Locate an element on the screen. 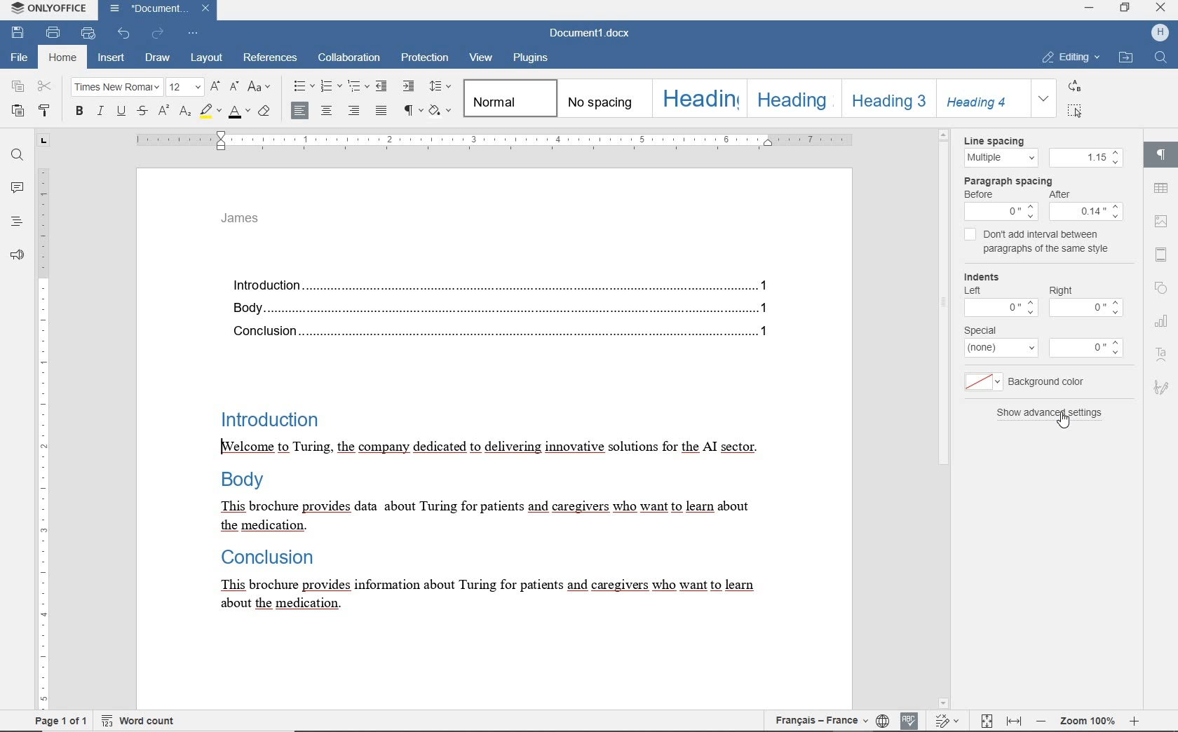 This screenshot has width=1178, height=732. heading 4 is located at coordinates (980, 97).